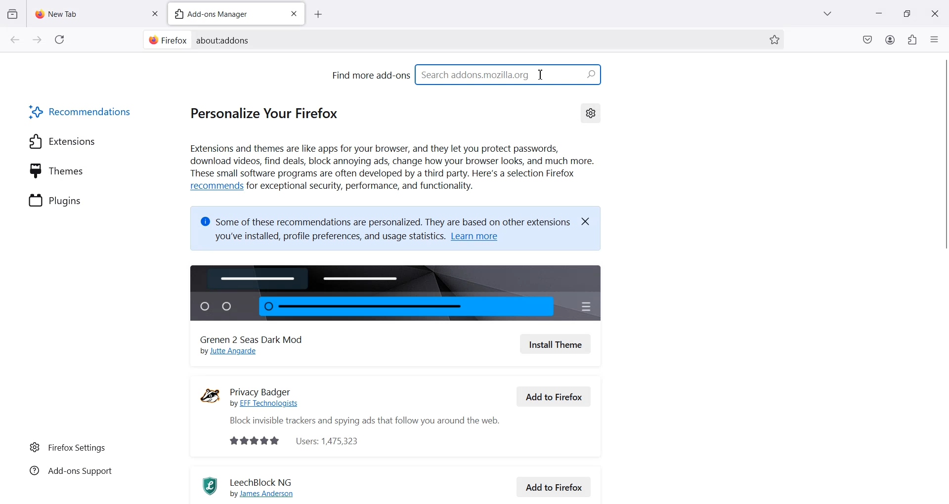 Image resolution: width=949 pixels, height=504 pixels. What do you see at coordinates (510, 74) in the screenshot?
I see `search addons.mozilla.org` at bounding box center [510, 74].